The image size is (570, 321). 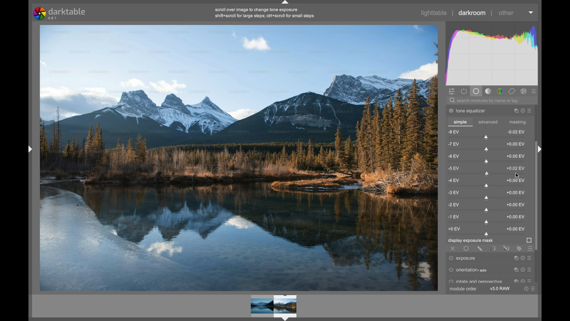 I want to click on scroll over image to change tone exposure
shift+scroll for large steps; cri+scroll for small steps, so click(x=263, y=14).